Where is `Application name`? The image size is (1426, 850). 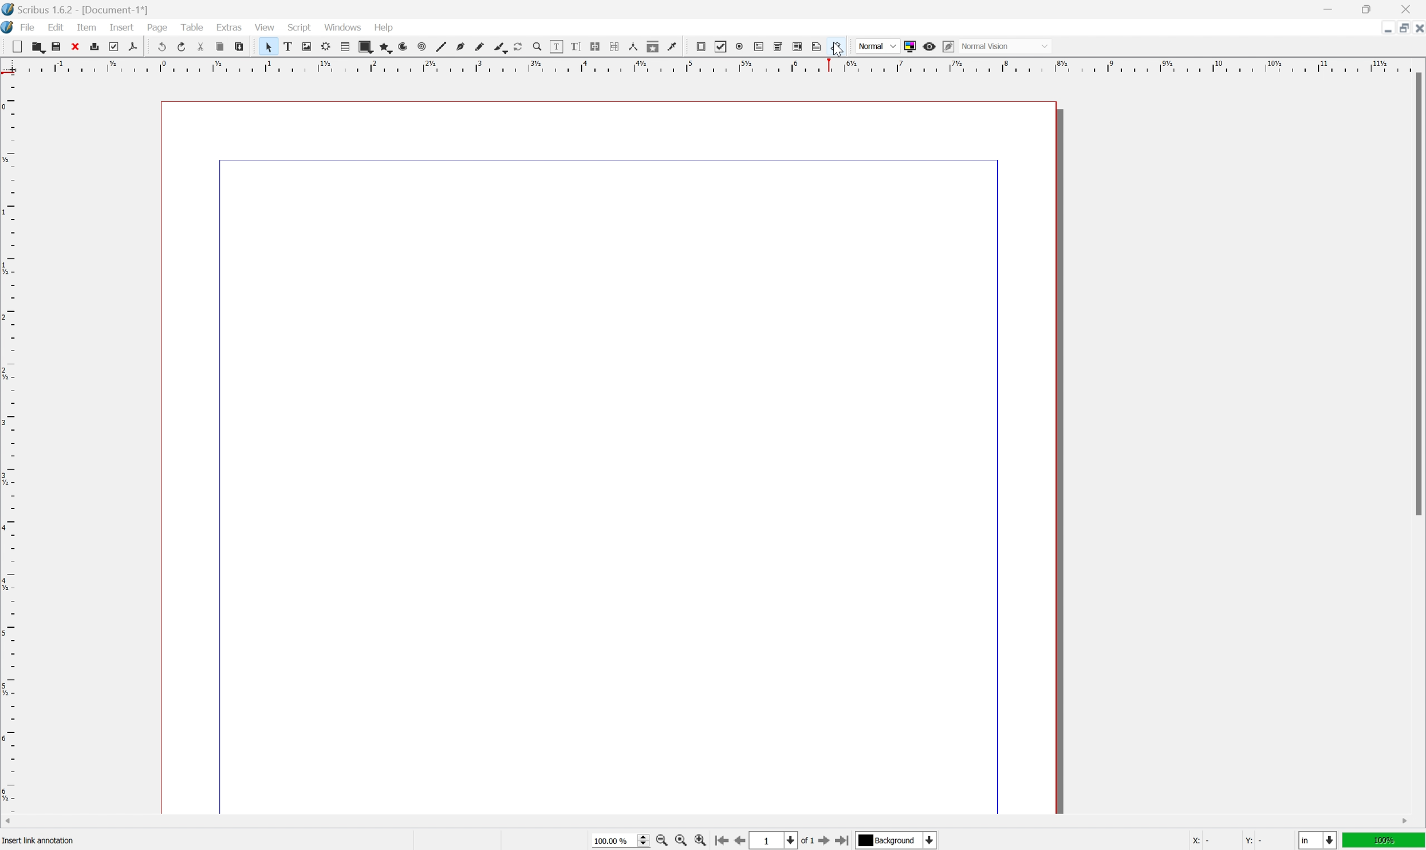
Application name is located at coordinates (76, 9).